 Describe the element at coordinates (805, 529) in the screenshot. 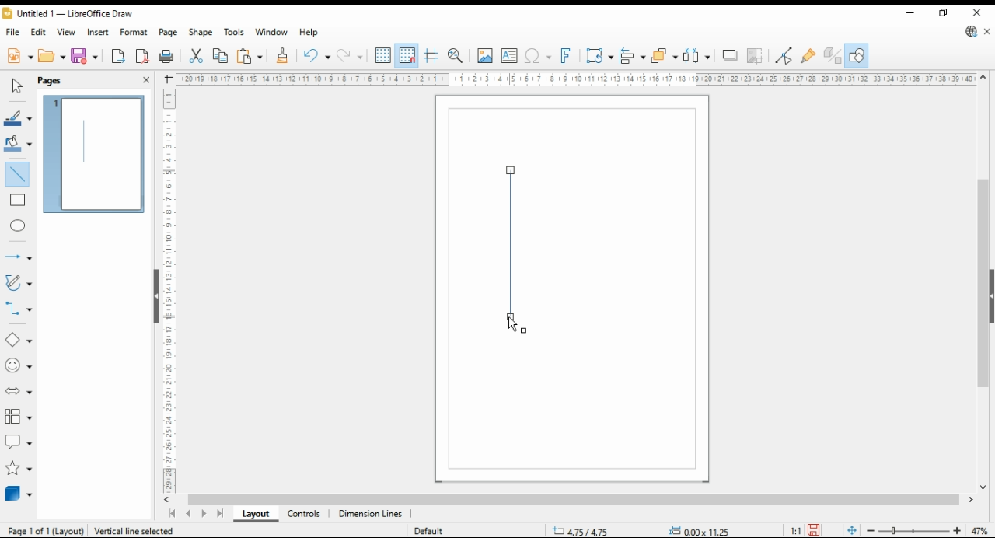

I see `1:1 ratio` at that location.